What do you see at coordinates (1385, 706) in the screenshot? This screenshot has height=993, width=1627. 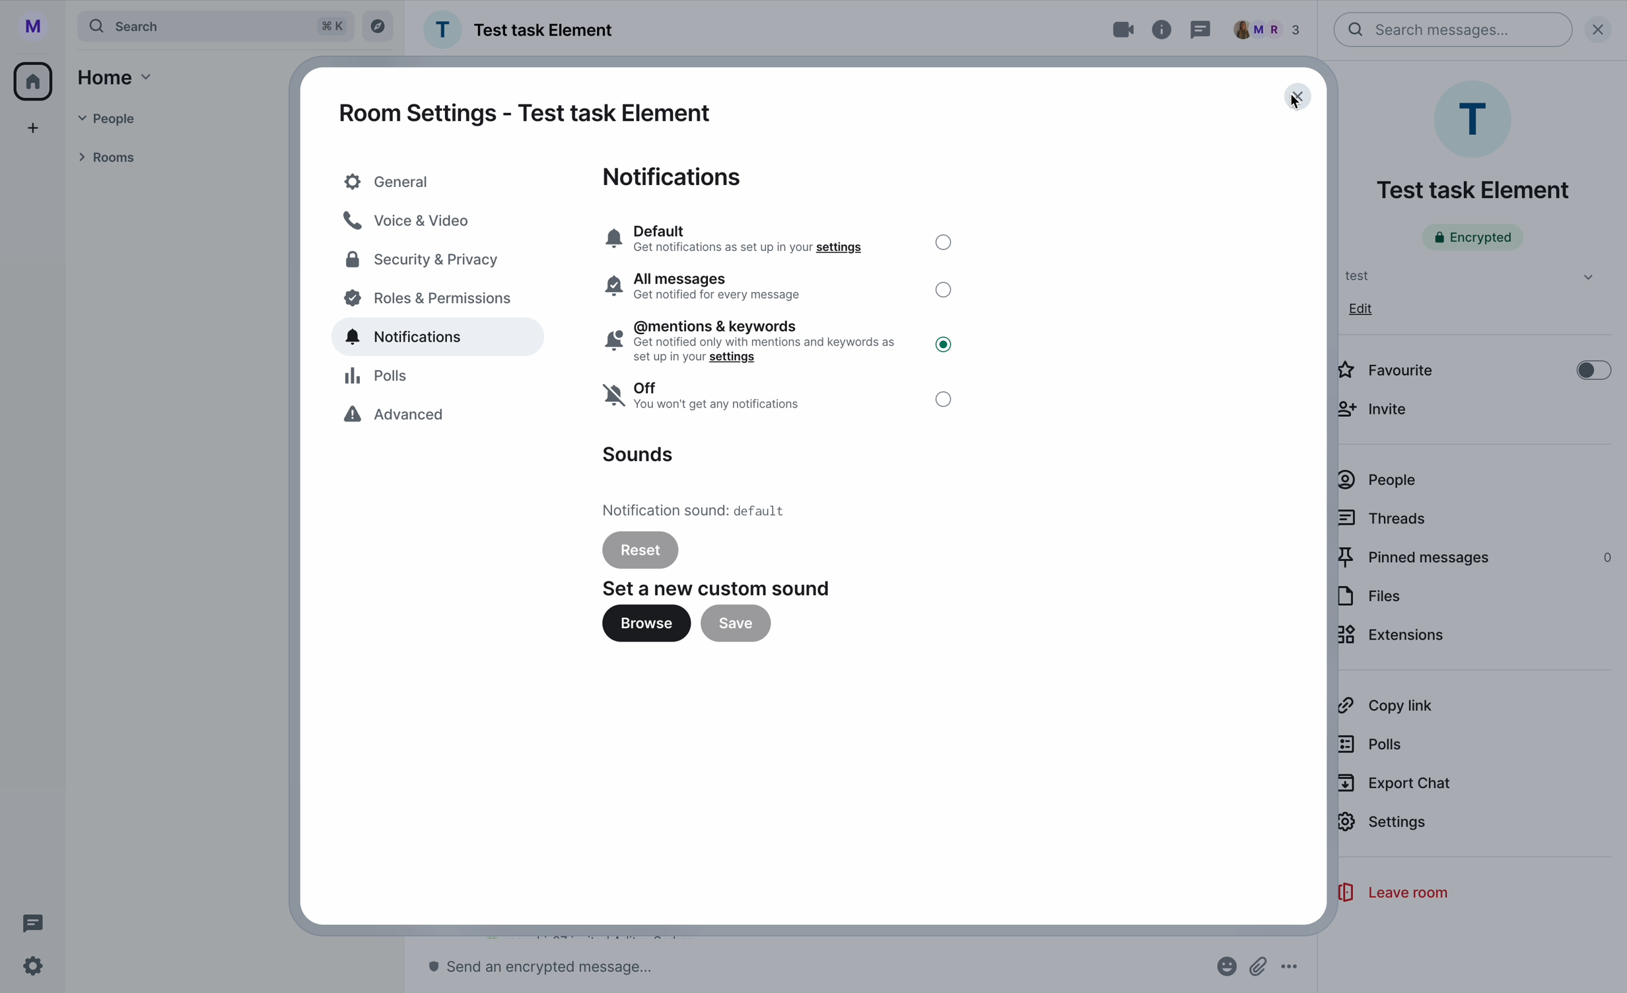 I see `copy link` at bounding box center [1385, 706].